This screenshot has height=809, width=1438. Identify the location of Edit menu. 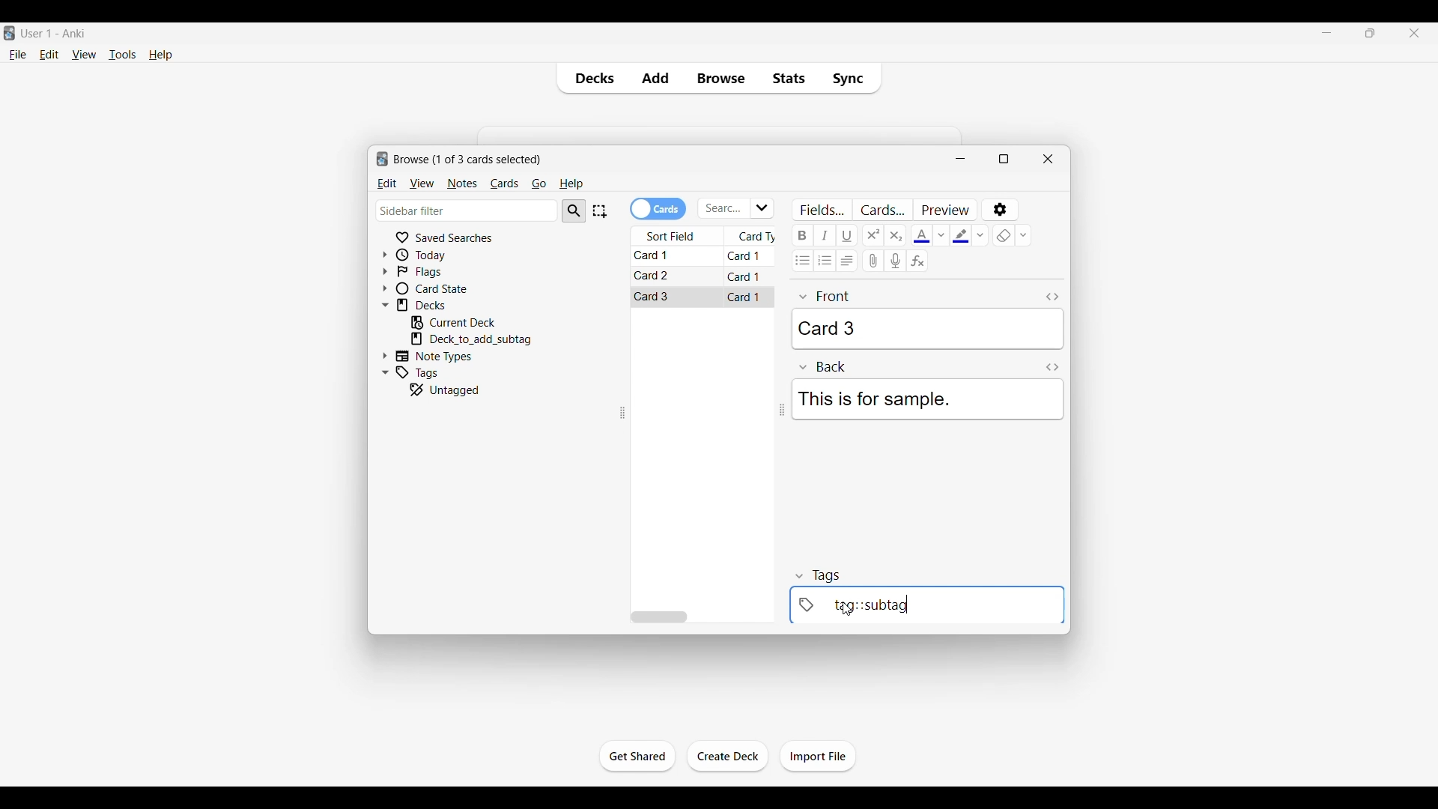
(387, 184).